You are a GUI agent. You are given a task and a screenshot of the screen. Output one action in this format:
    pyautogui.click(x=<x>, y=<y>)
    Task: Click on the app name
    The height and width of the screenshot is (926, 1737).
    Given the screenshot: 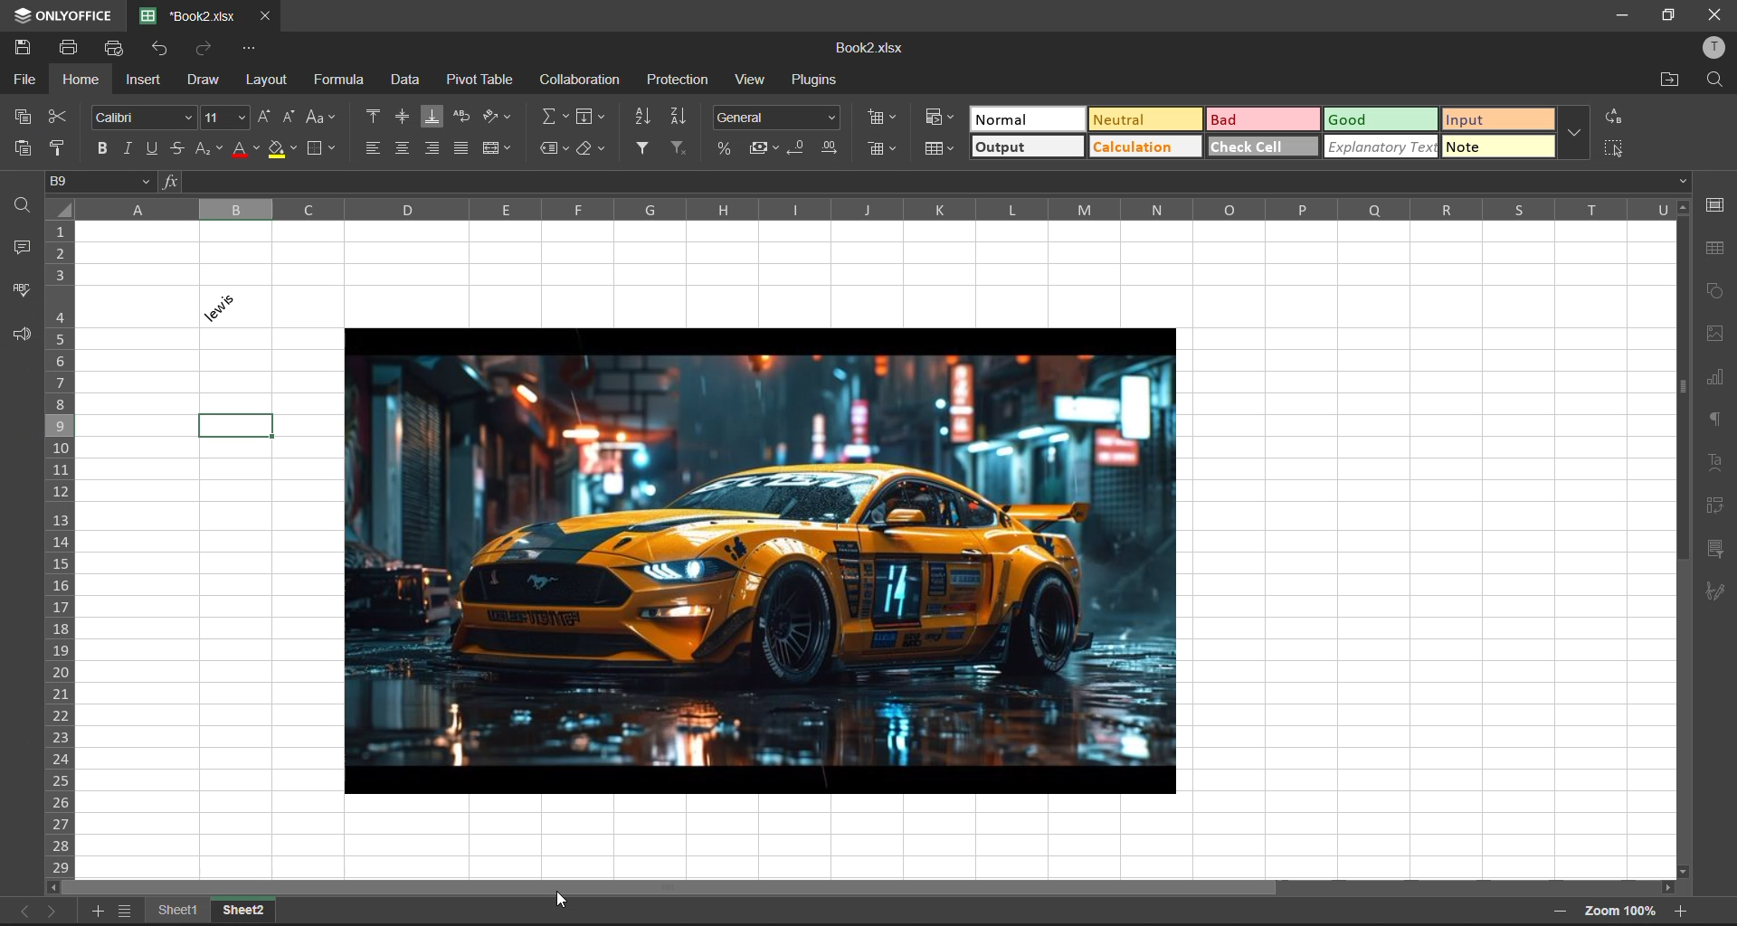 What is the action you would take?
    pyautogui.click(x=60, y=13)
    